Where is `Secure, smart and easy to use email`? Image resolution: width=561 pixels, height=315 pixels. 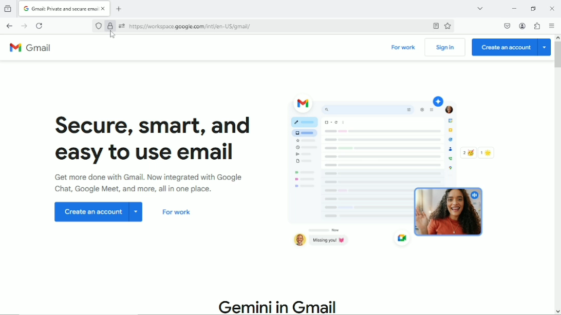
Secure, smart and easy to use email is located at coordinates (155, 138).